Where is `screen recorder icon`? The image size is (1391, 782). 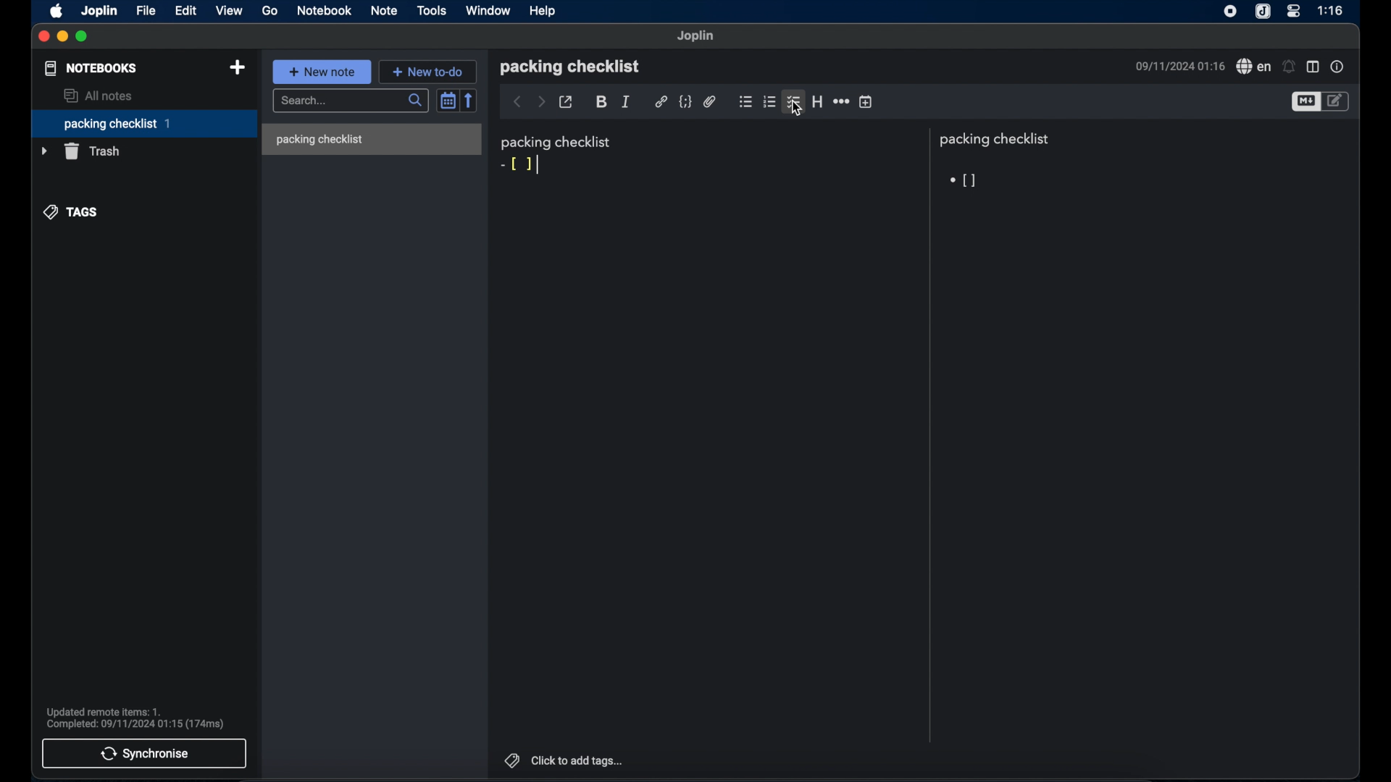 screen recorder icon is located at coordinates (1231, 12).